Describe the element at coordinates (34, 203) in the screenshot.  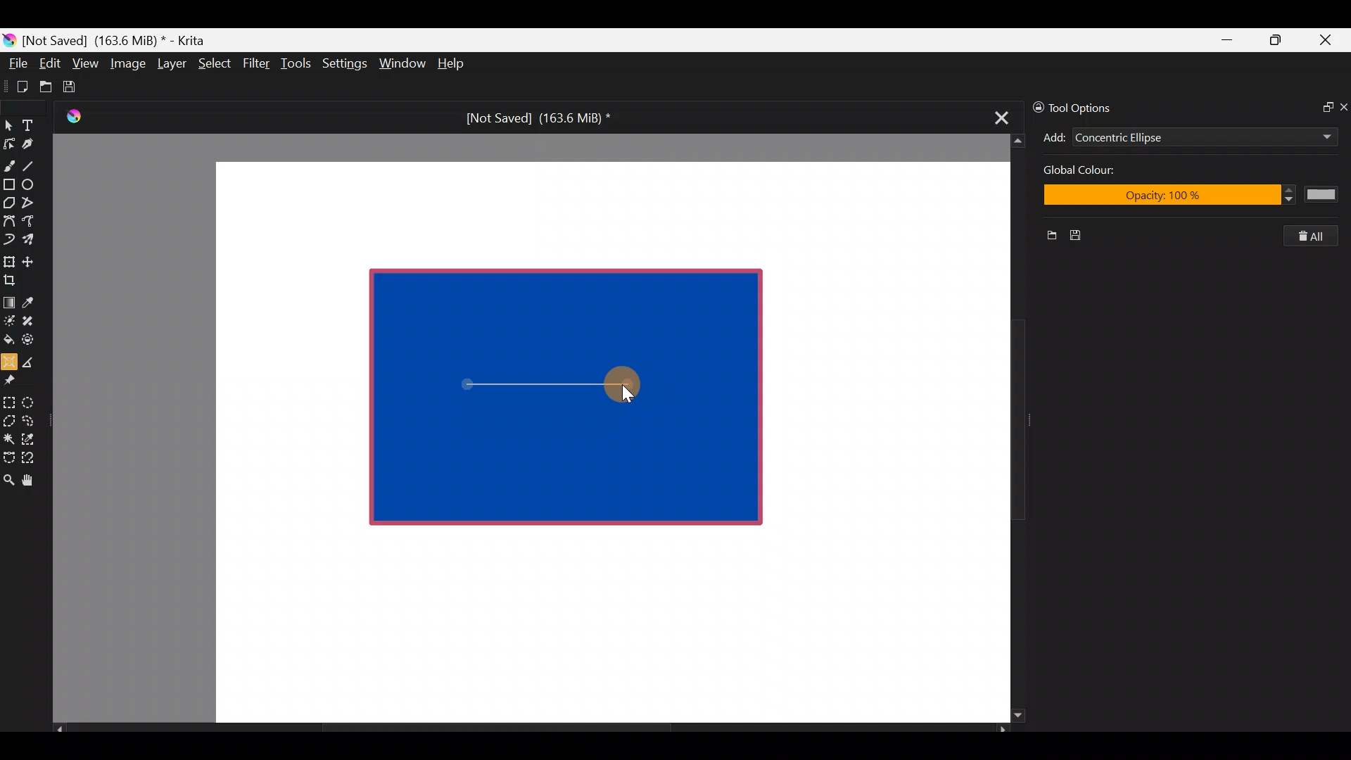
I see `Polyline tool` at that location.